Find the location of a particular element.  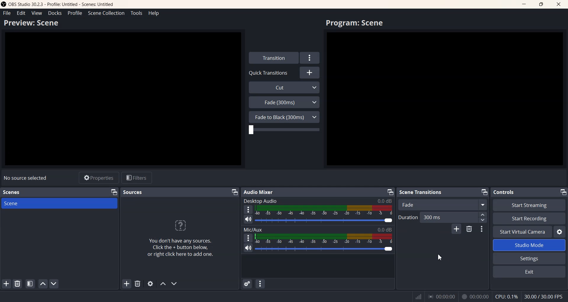

Settings is located at coordinates (529, 258).